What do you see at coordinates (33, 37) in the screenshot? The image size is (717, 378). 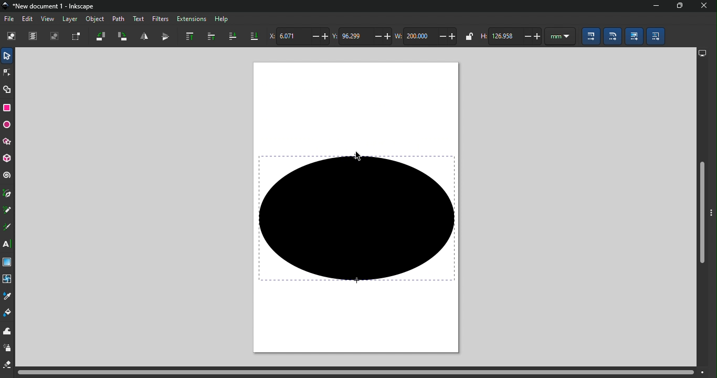 I see `Select all in all layers` at bounding box center [33, 37].